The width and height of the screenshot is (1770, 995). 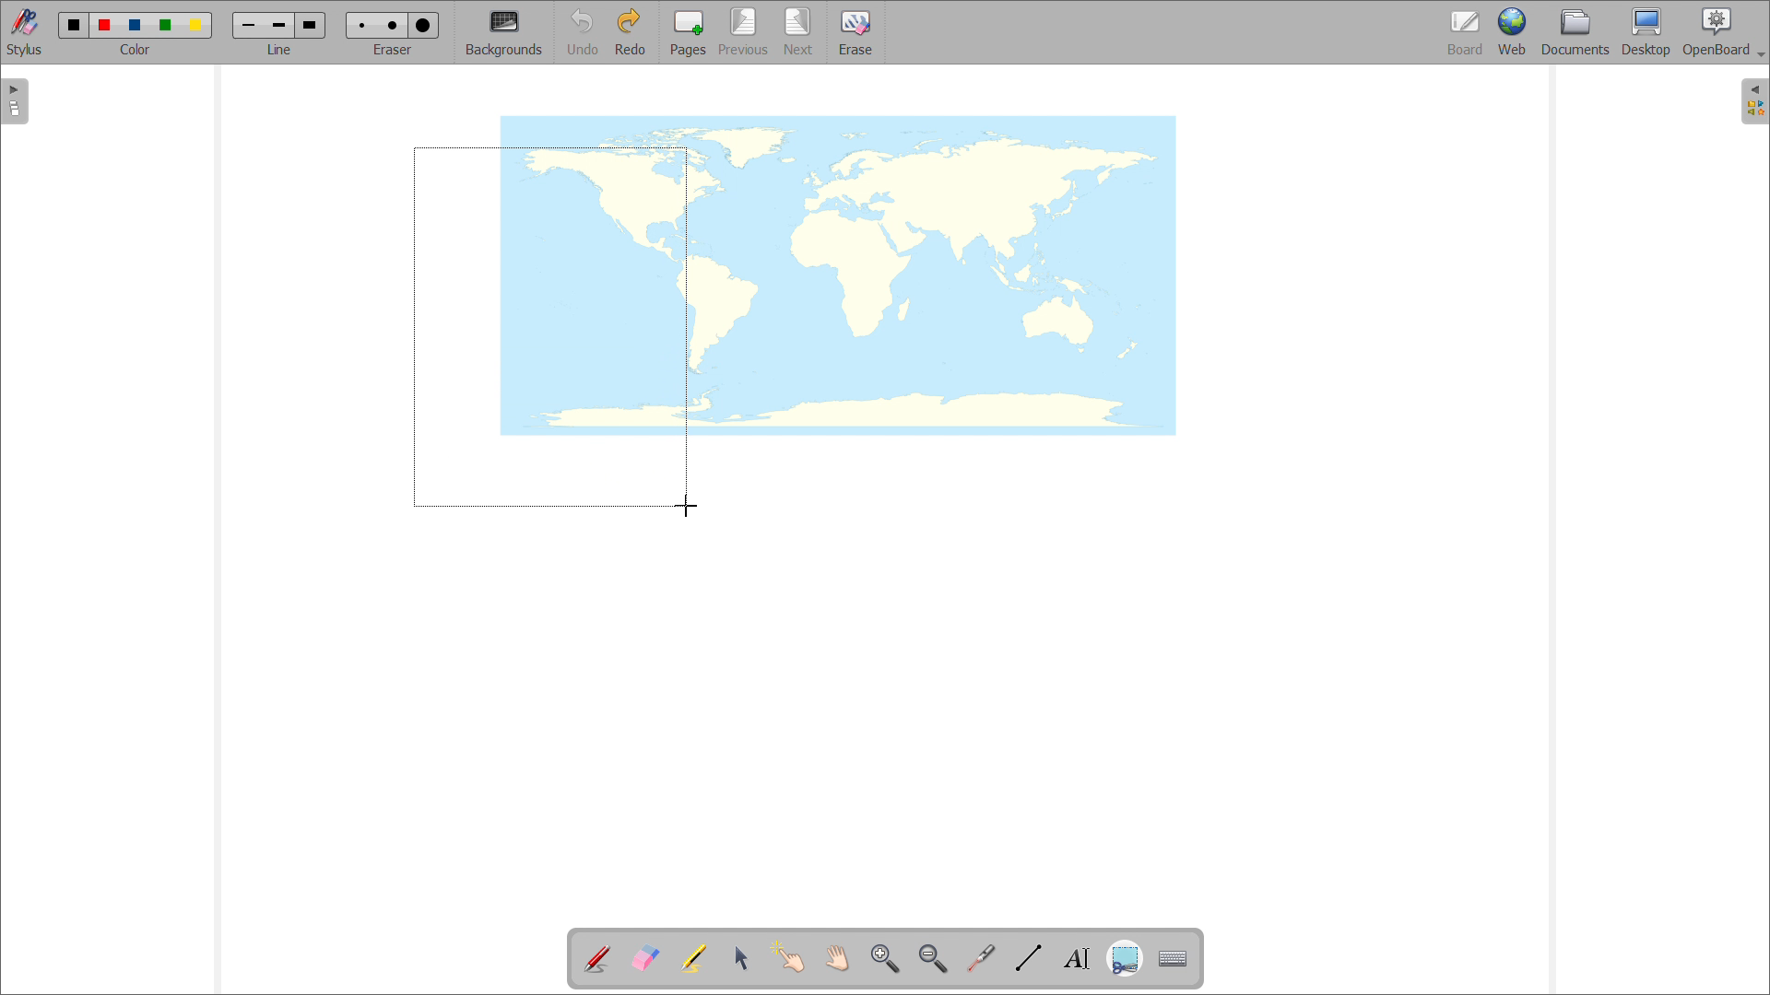 What do you see at coordinates (75, 23) in the screenshot?
I see `black` at bounding box center [75, 23].